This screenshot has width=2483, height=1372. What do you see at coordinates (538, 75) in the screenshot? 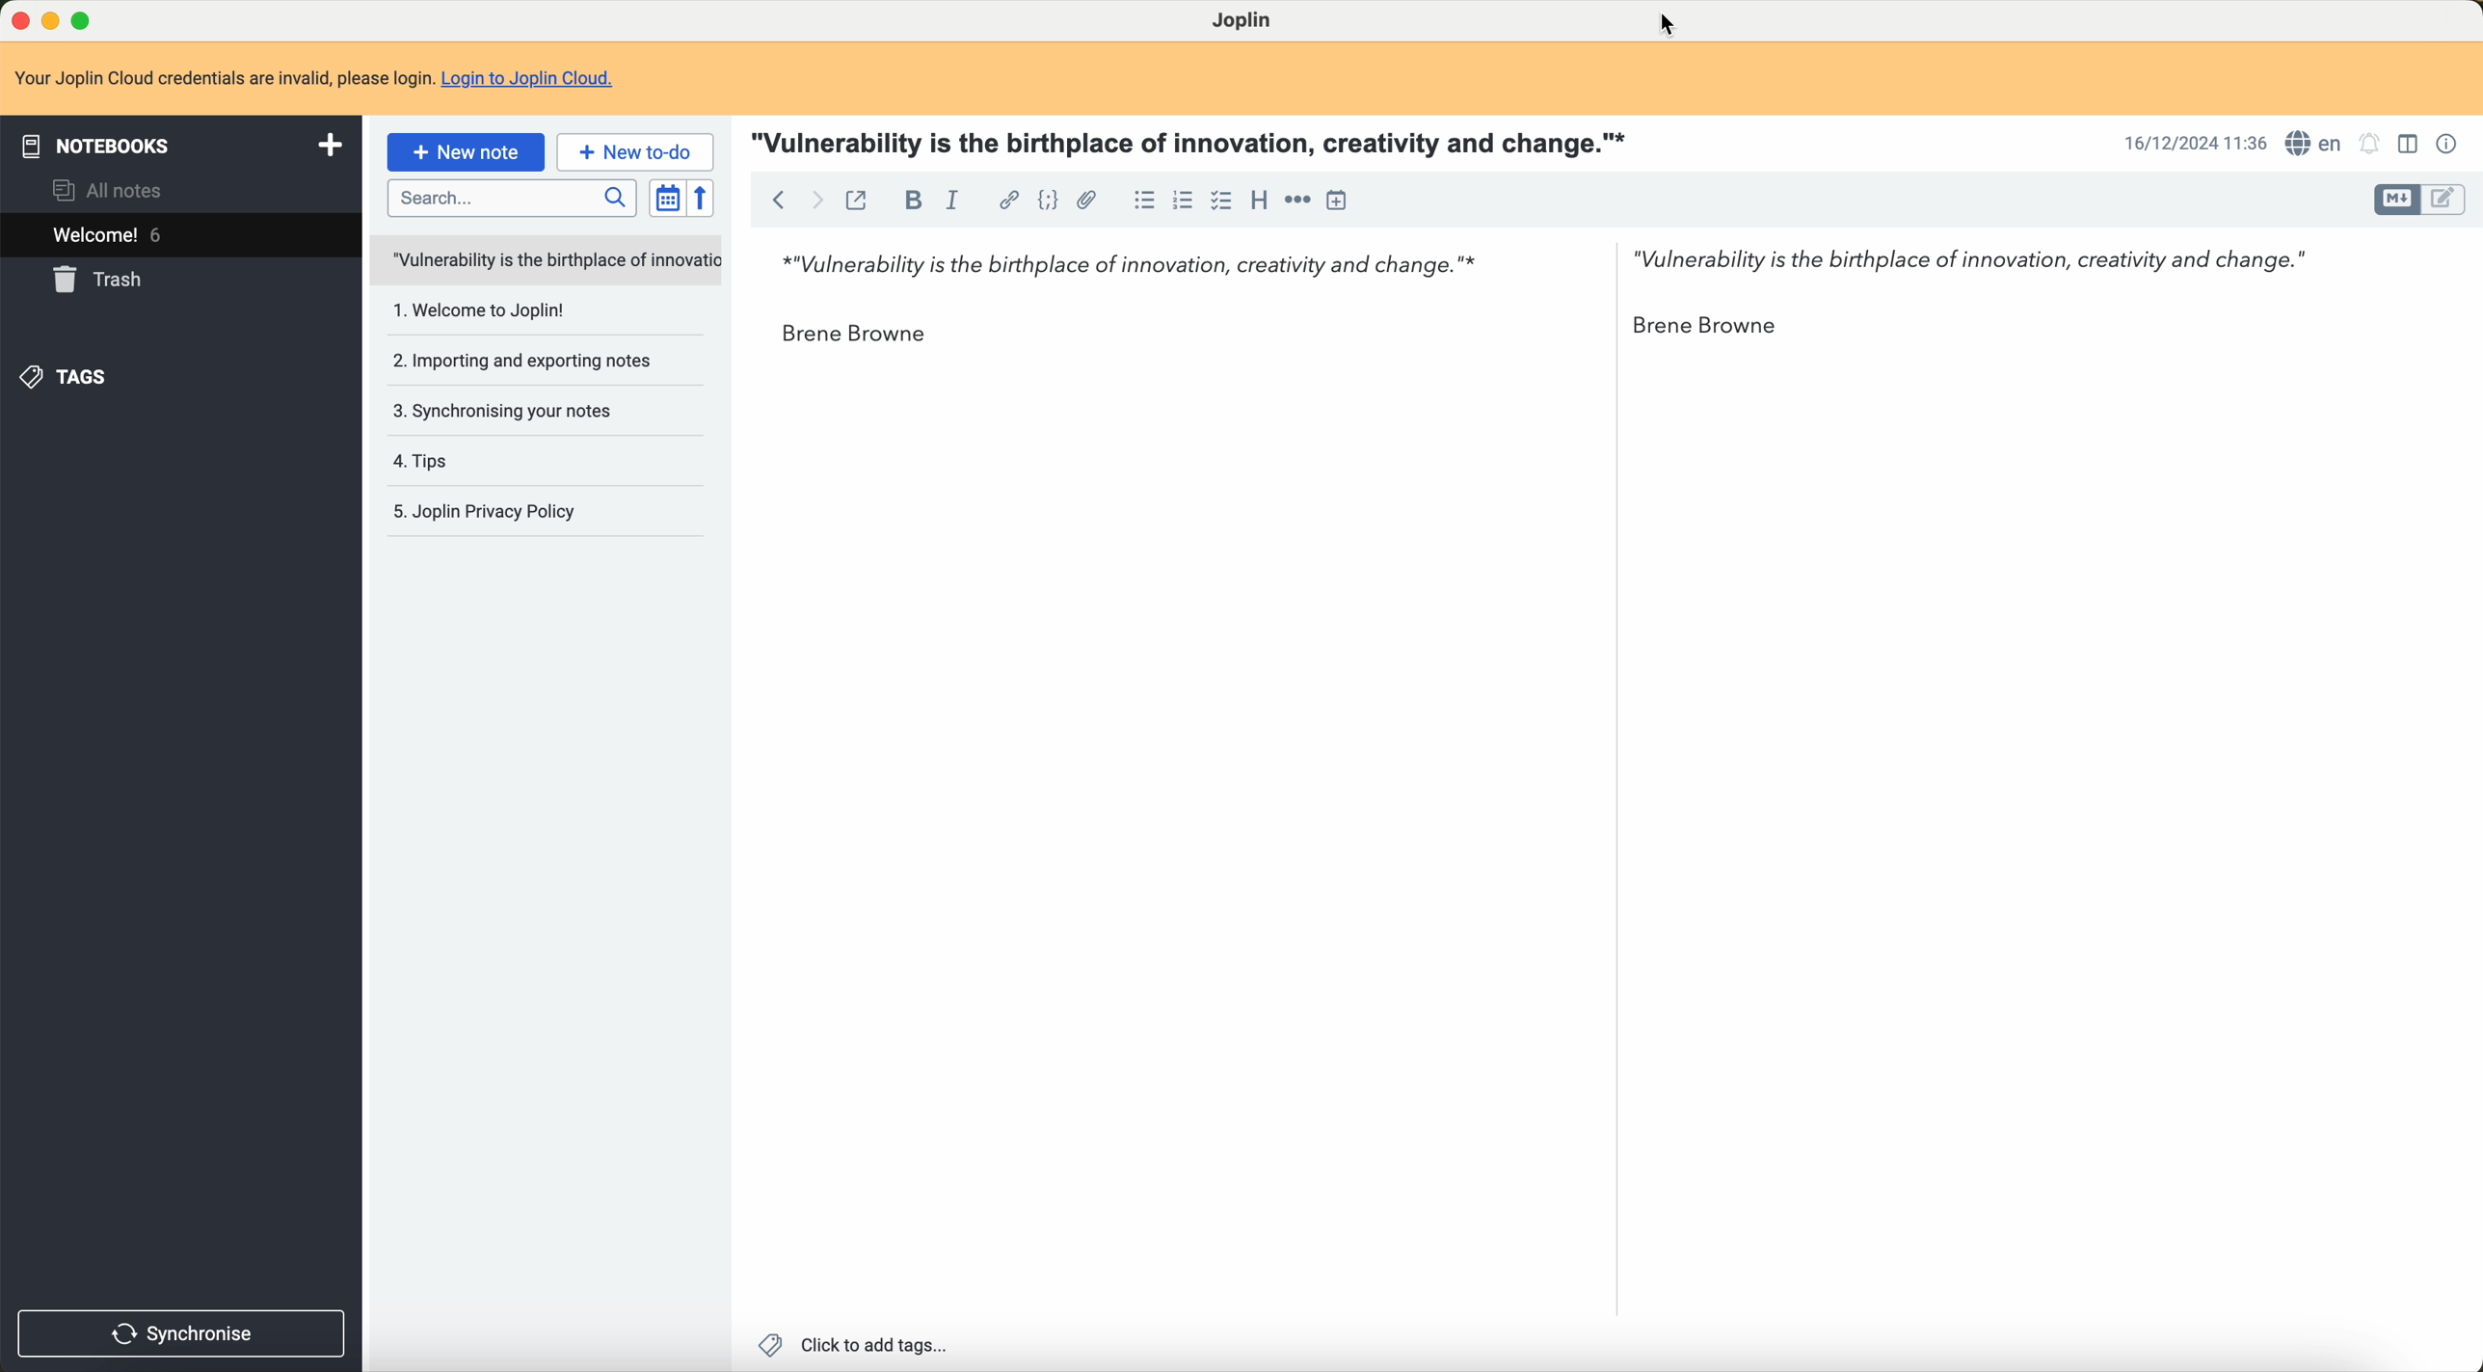
I see `Login to Joplin Cloud.` at bounding box center [538, 75].